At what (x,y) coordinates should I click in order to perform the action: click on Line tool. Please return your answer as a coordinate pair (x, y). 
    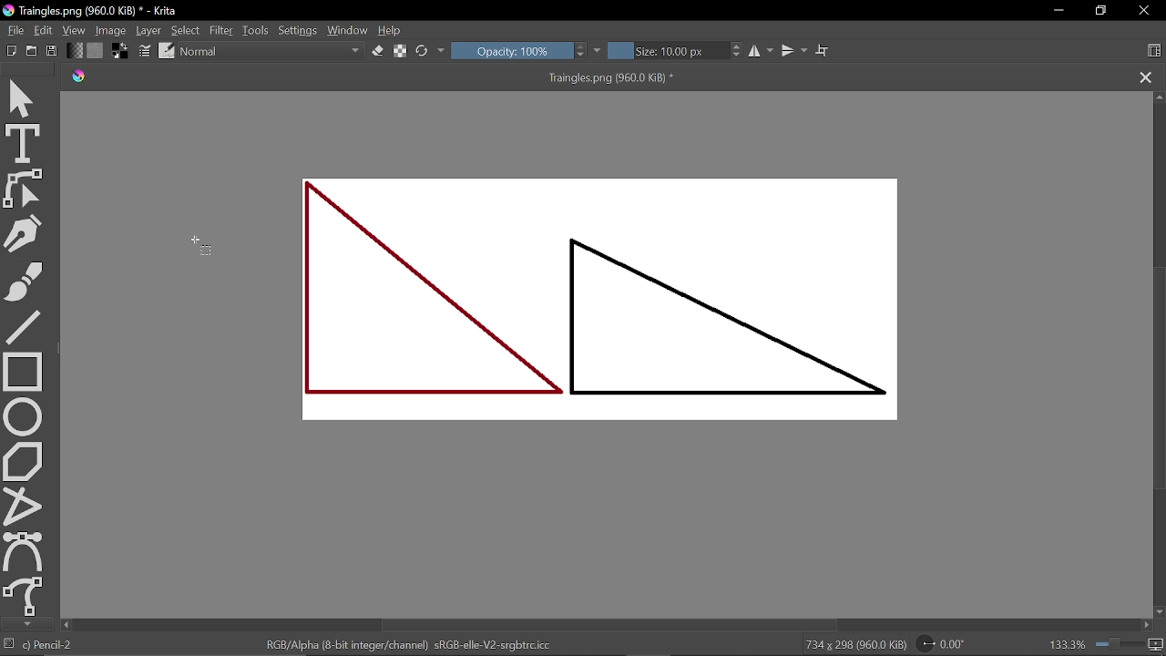
    Looking at the image, I should click on (26, 327).